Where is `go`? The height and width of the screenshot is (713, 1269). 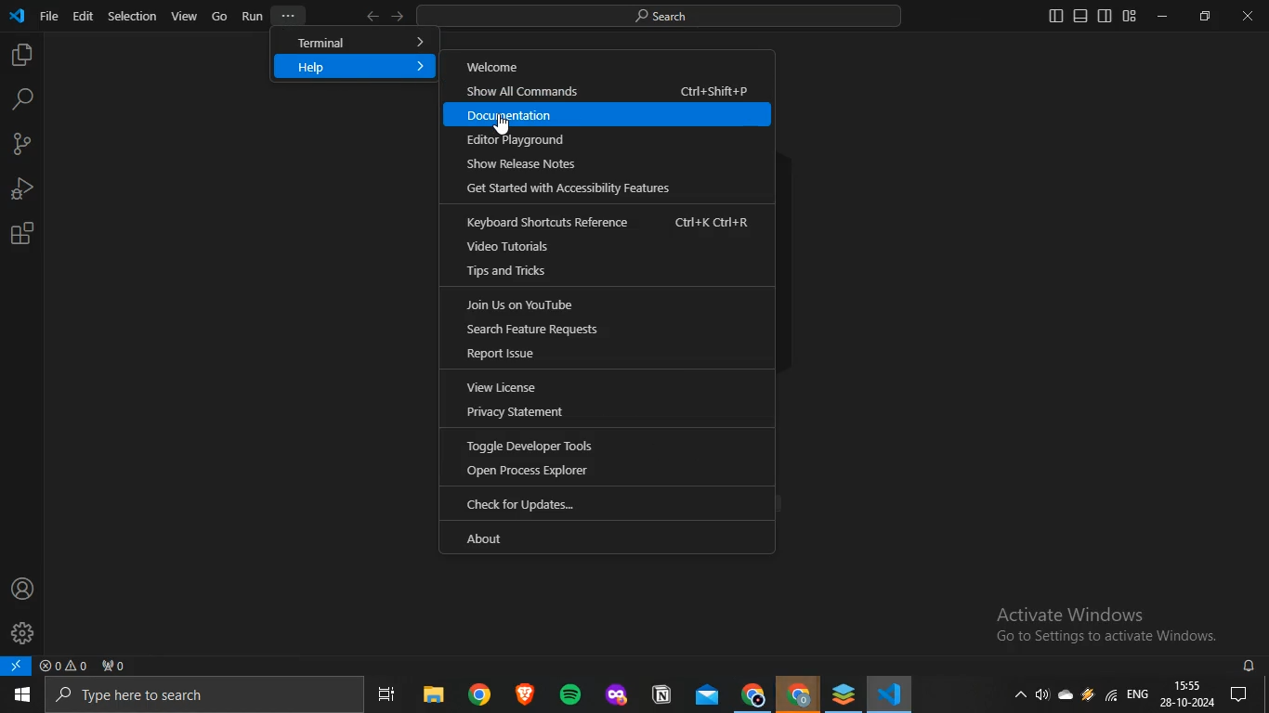 go is located at coordinates (220, 16).